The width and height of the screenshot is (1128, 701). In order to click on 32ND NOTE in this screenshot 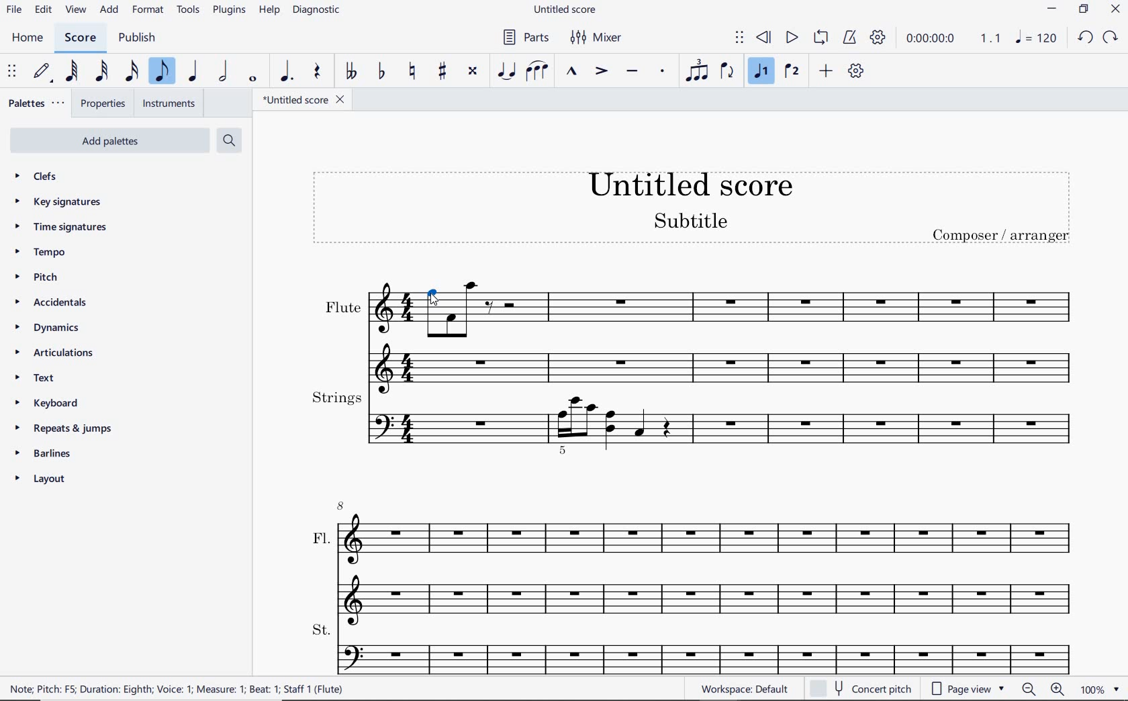, I will do `click(100, 74)`.